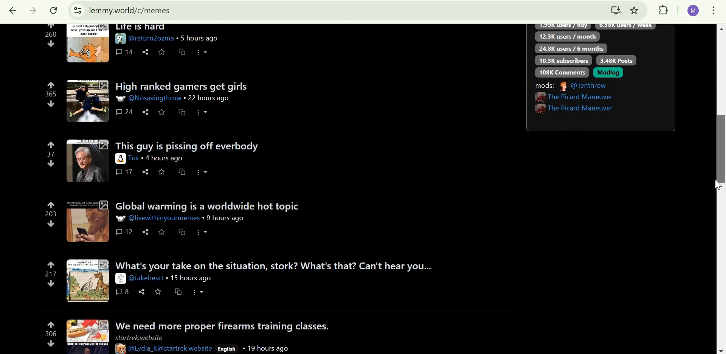  Describe the element at coordinates (190, 278) in the screenshot. I see `15 hours ago` at that location.